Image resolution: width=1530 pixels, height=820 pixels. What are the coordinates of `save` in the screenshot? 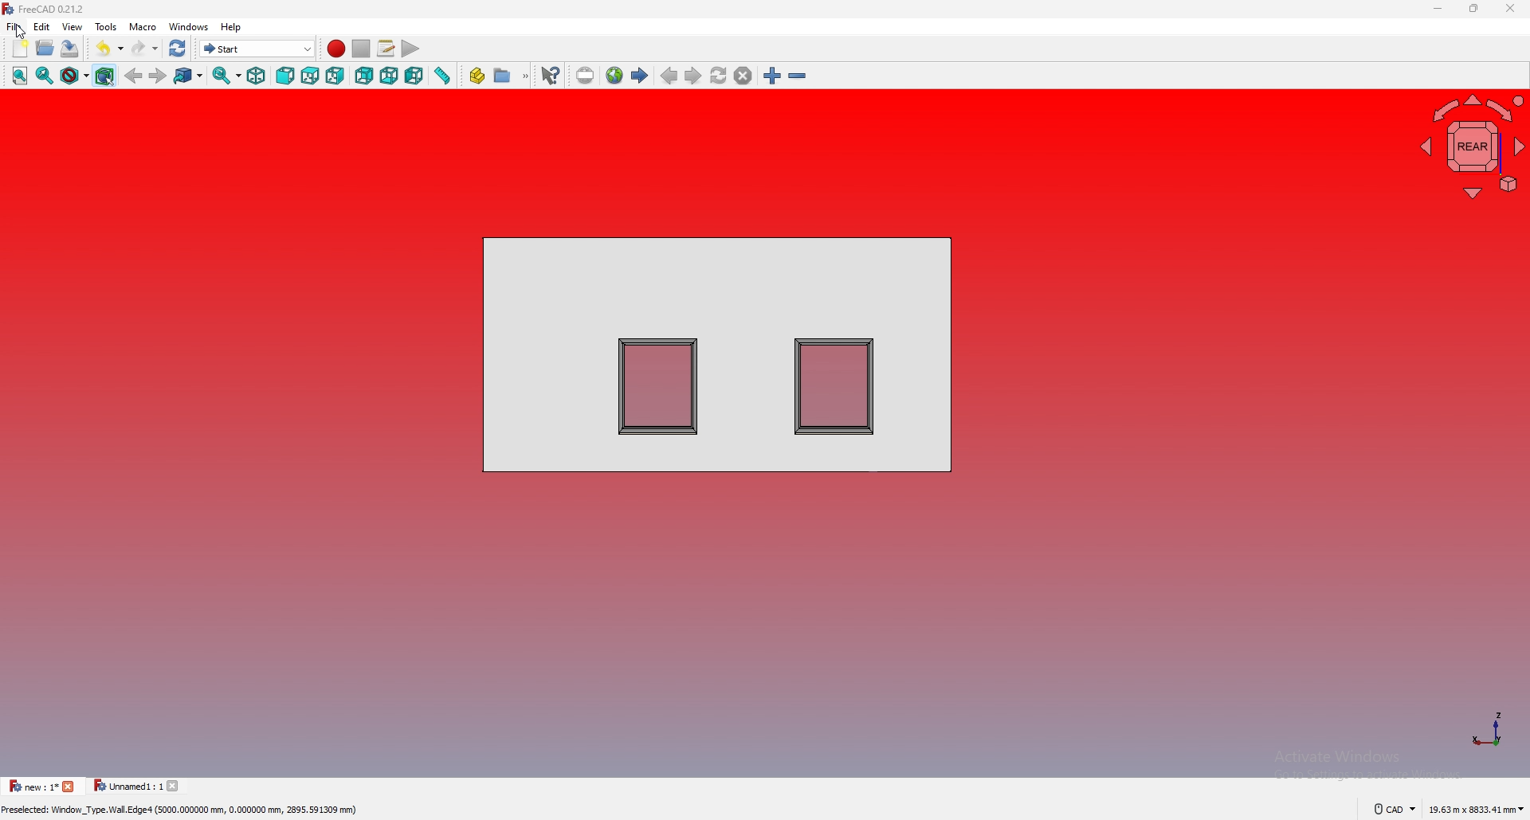 It's located at (72, 48).